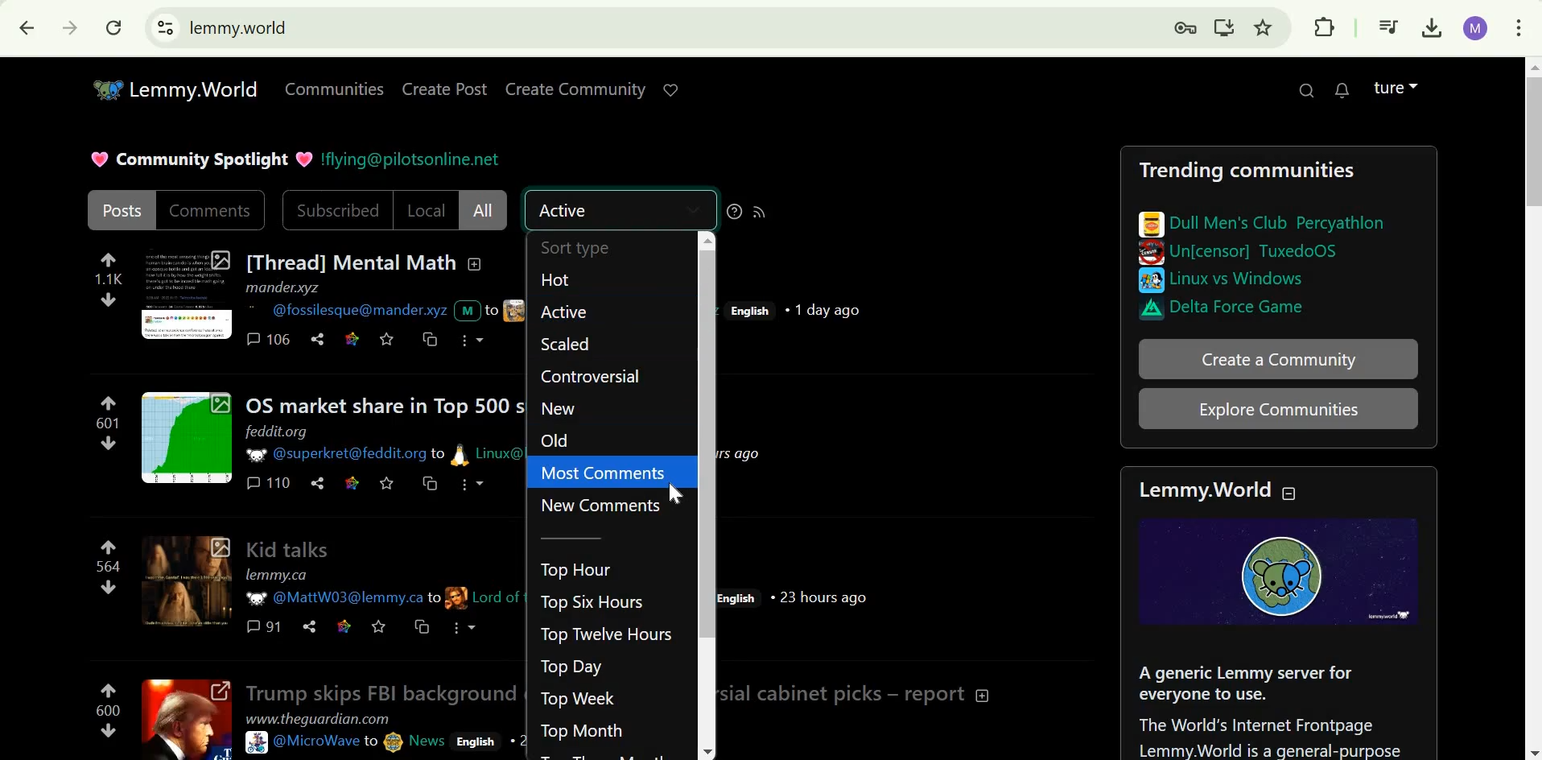 The height and width of the screenshot is (760, 1542). What do you see at coordinates (68, 27) in the screenshot?
I see `Click to go forwards, hold to see history` at bounding box center [68, 27].